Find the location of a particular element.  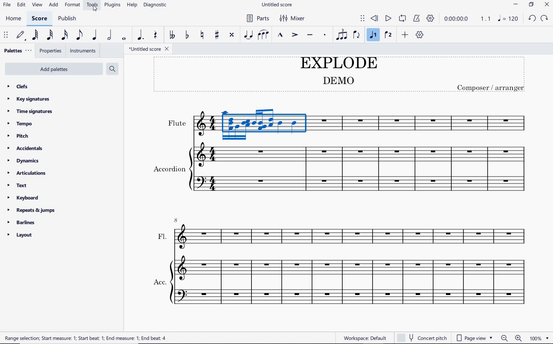

marcato is located at coordinates (280, 35).